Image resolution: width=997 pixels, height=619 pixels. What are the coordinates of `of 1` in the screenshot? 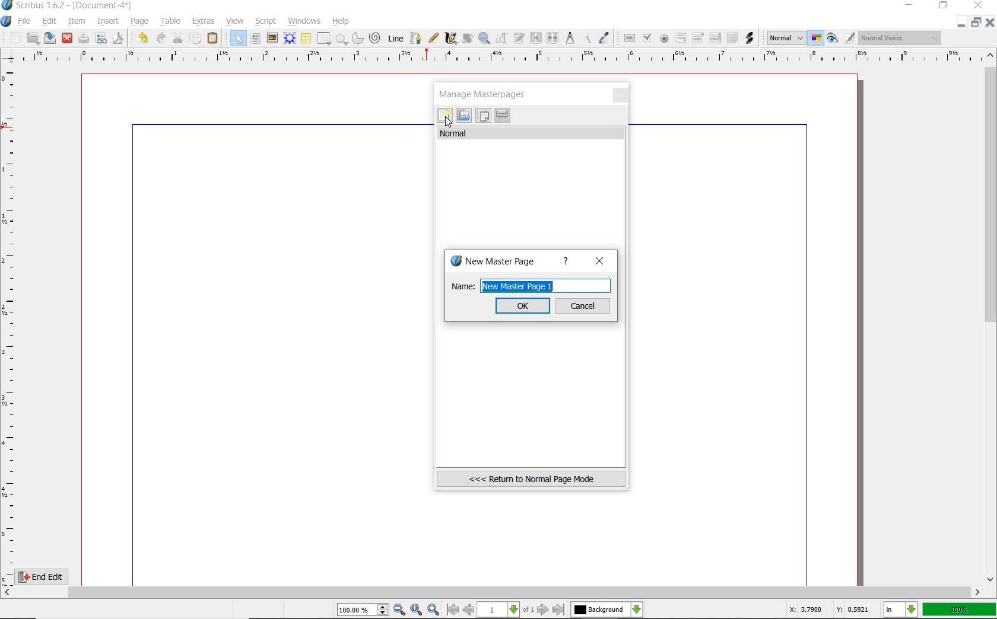 It's located at (528, 610).